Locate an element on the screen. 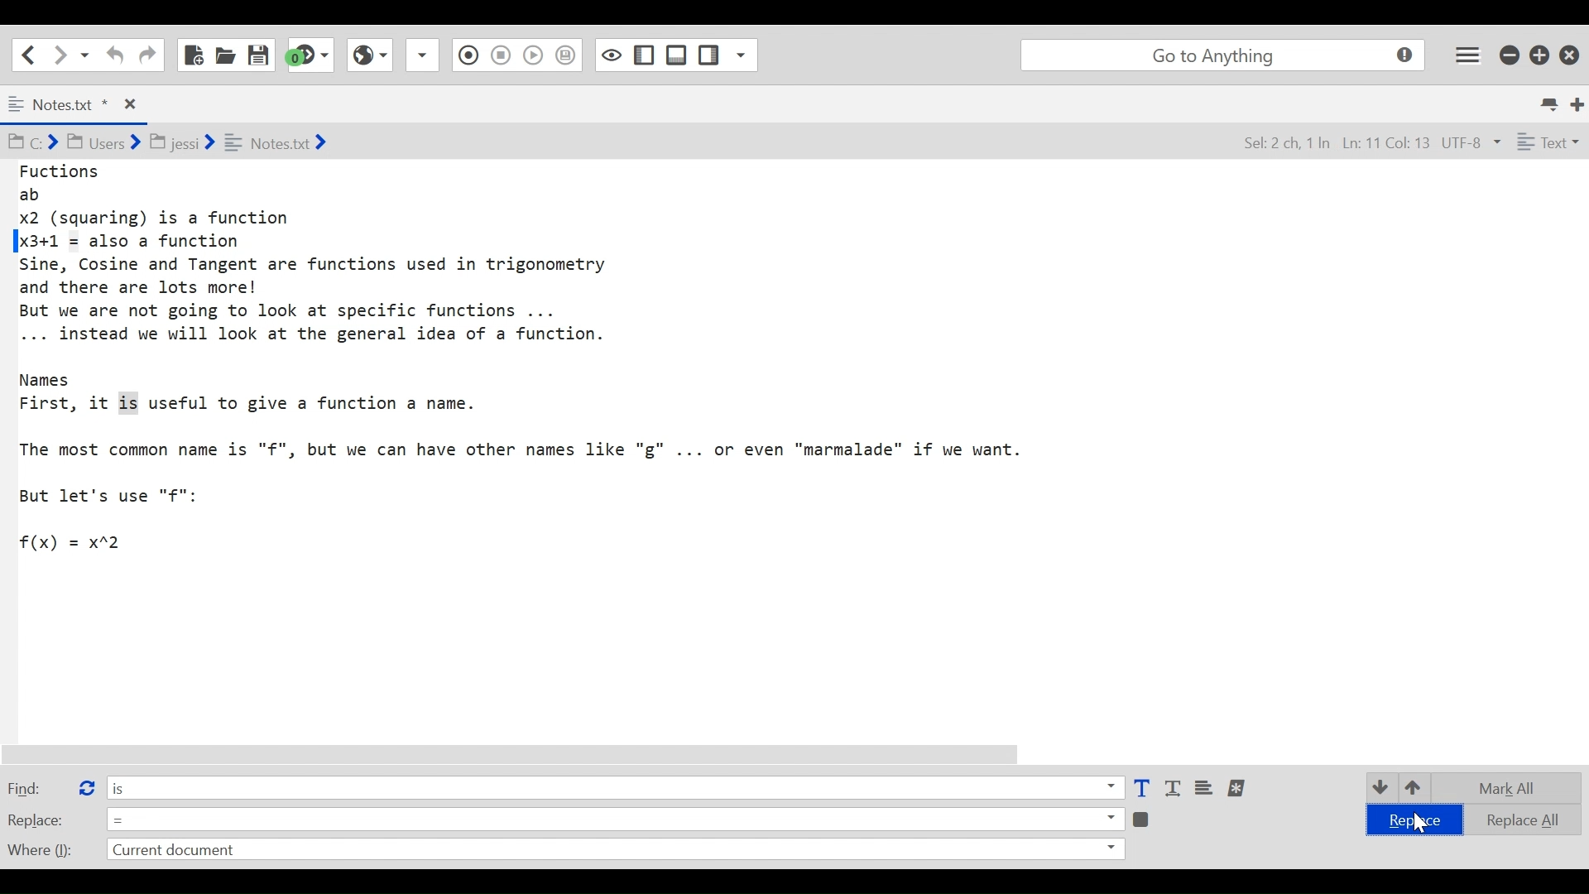 The width and height of the screenshot is (1589, 894). Go back one location is located at coordinates (24, 54).